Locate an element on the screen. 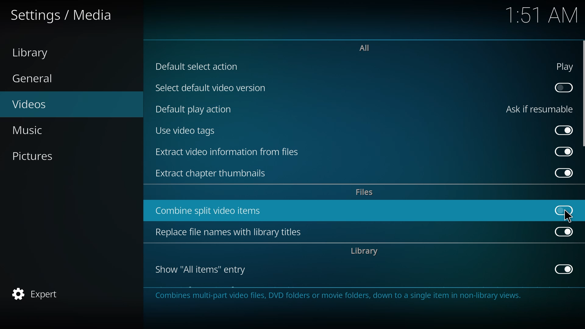  time is located at coordinates (543, 14).